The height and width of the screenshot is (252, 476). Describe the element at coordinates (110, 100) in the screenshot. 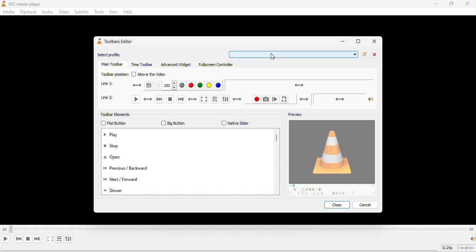

I see `line 2` at that location.